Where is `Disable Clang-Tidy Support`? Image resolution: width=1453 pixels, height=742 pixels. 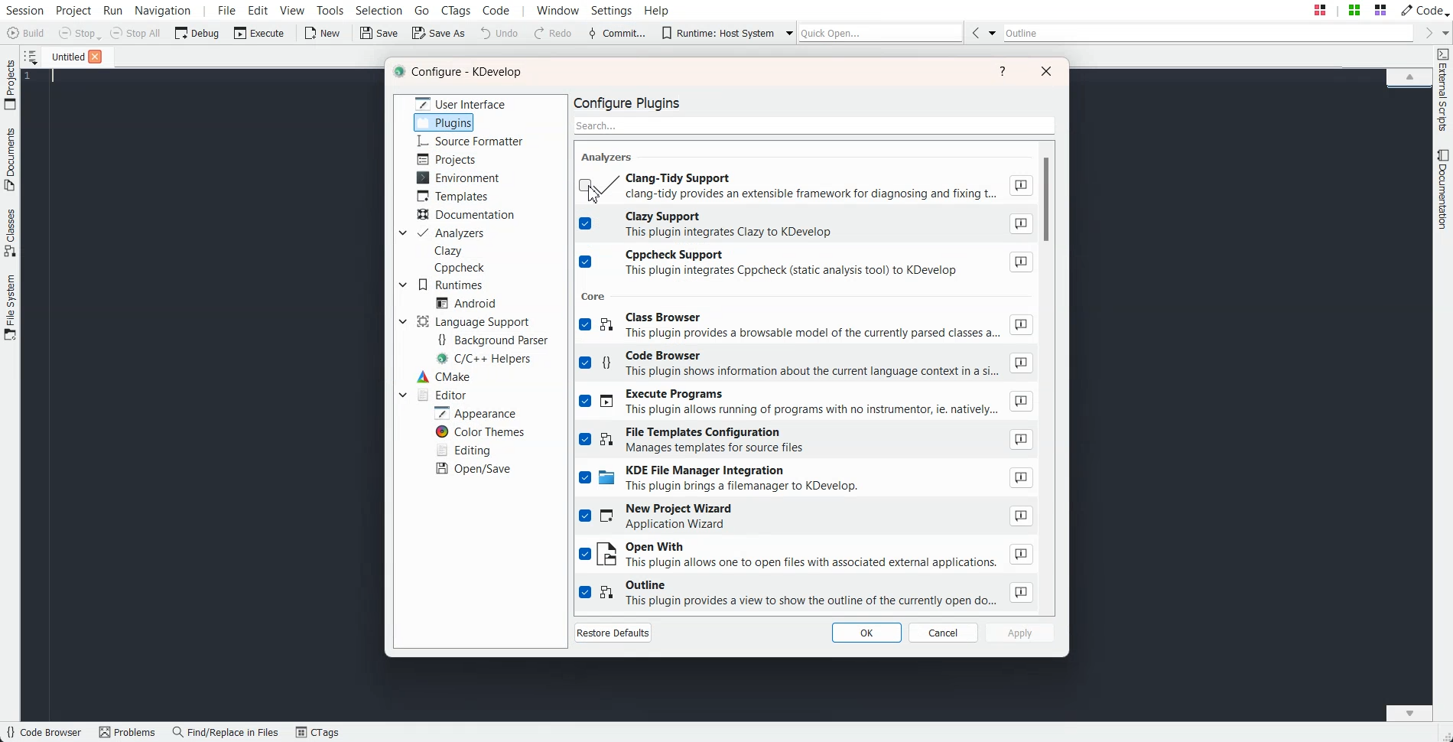
Disable Clang-Tidy Support is located at coordinates (805, 185).